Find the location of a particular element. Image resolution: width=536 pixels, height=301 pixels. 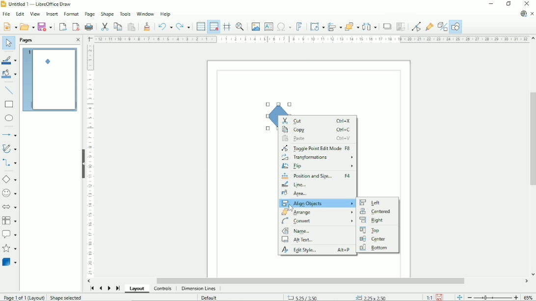

Window is located at coordinates (145, 13).